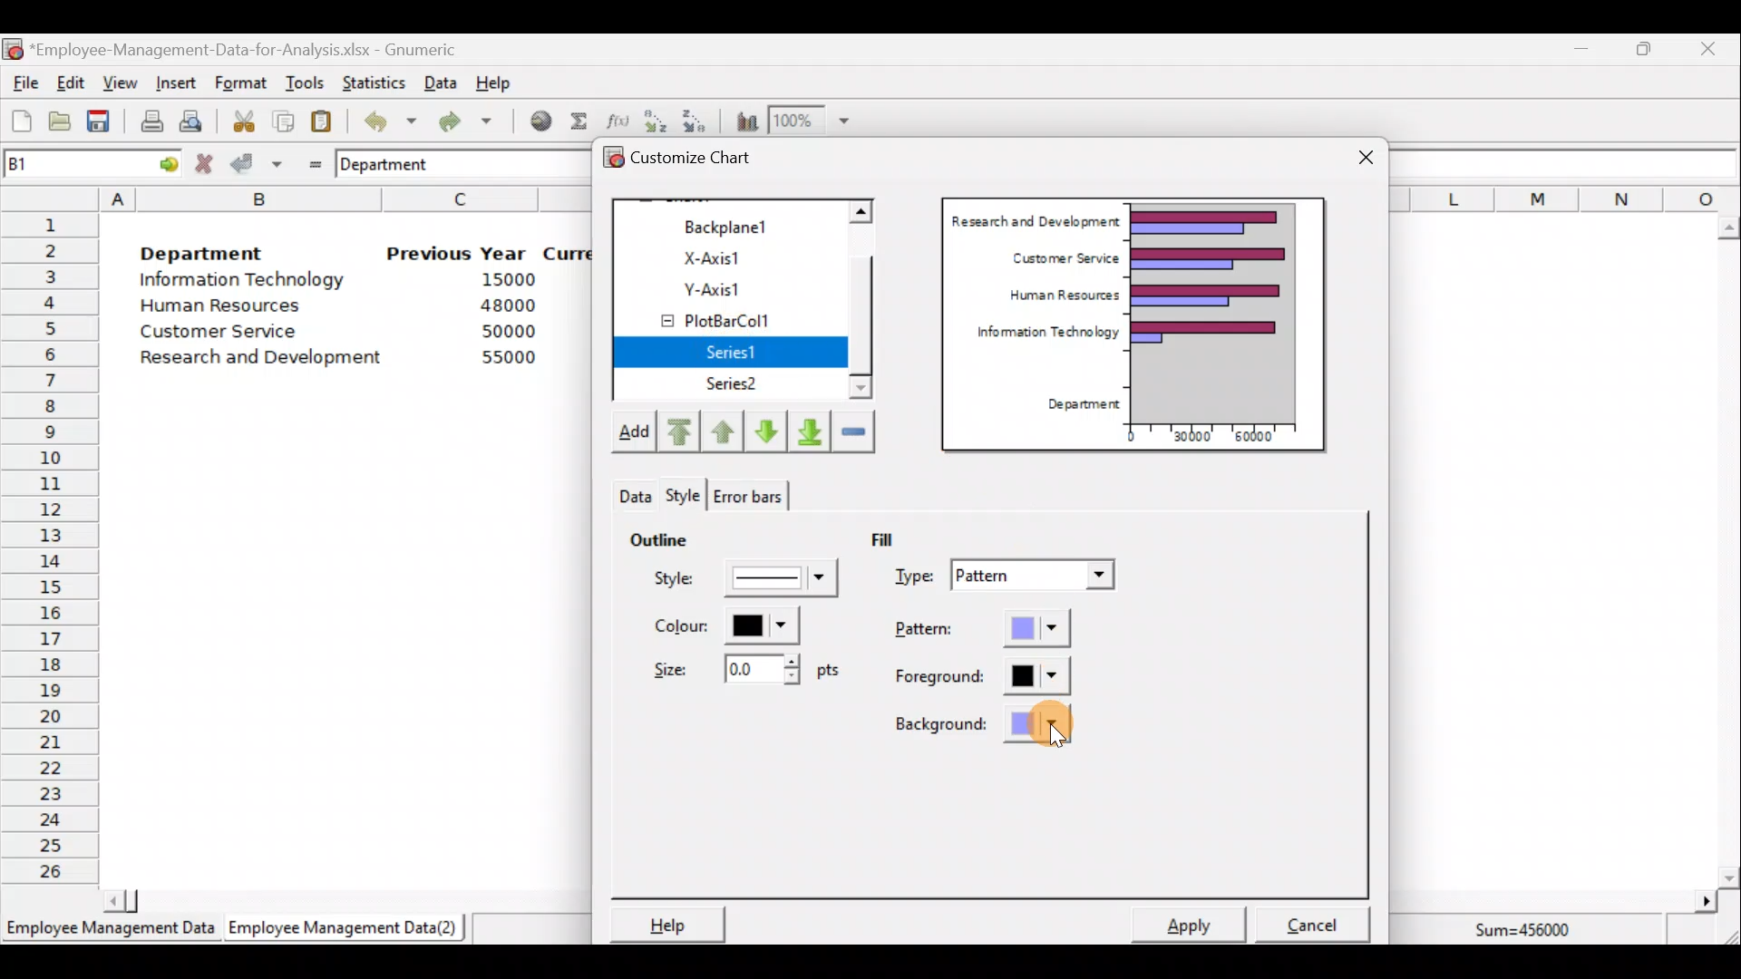  What do you see at coordinates (257, 162) in the screenshot?
I see `Accept change` at bounding box center [257, 162].